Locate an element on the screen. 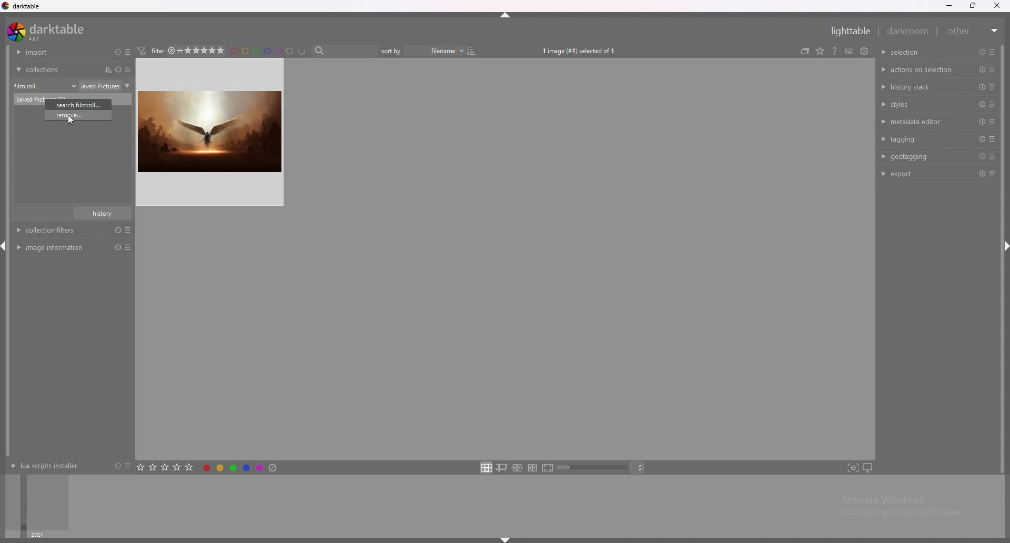  change type of overlays is located at coordinates (833, 50).